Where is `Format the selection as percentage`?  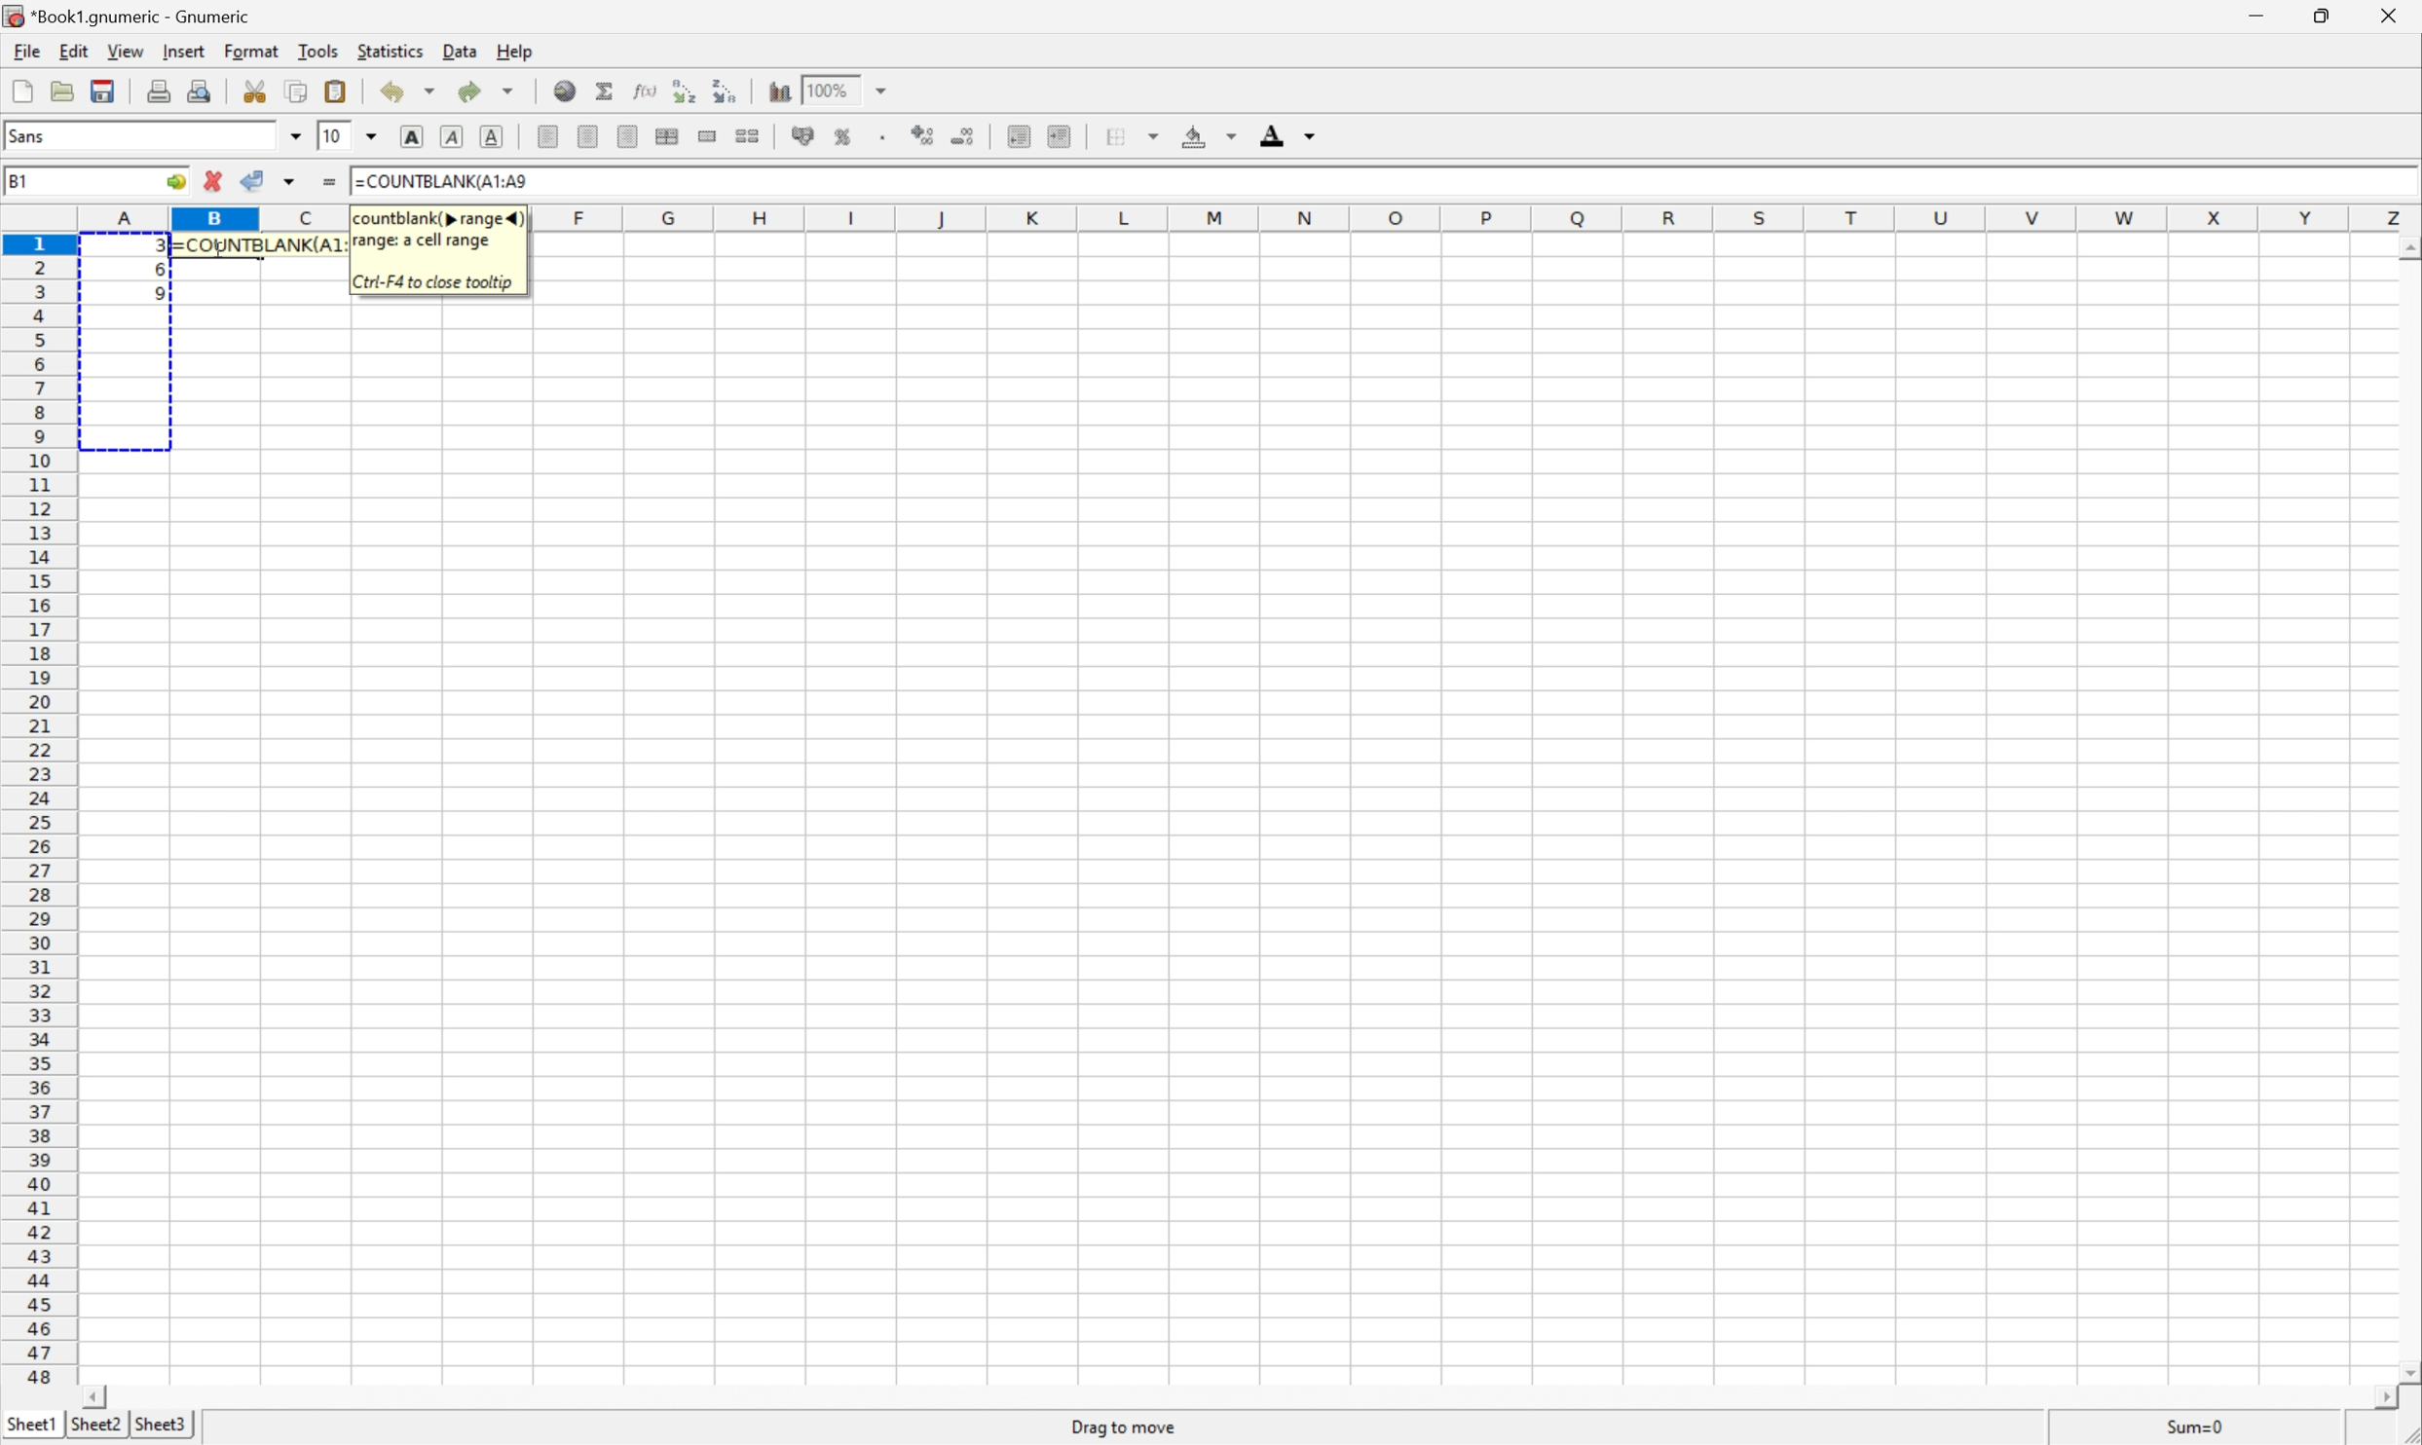 Format the selection as percentage is located at coordinates (841, 137).